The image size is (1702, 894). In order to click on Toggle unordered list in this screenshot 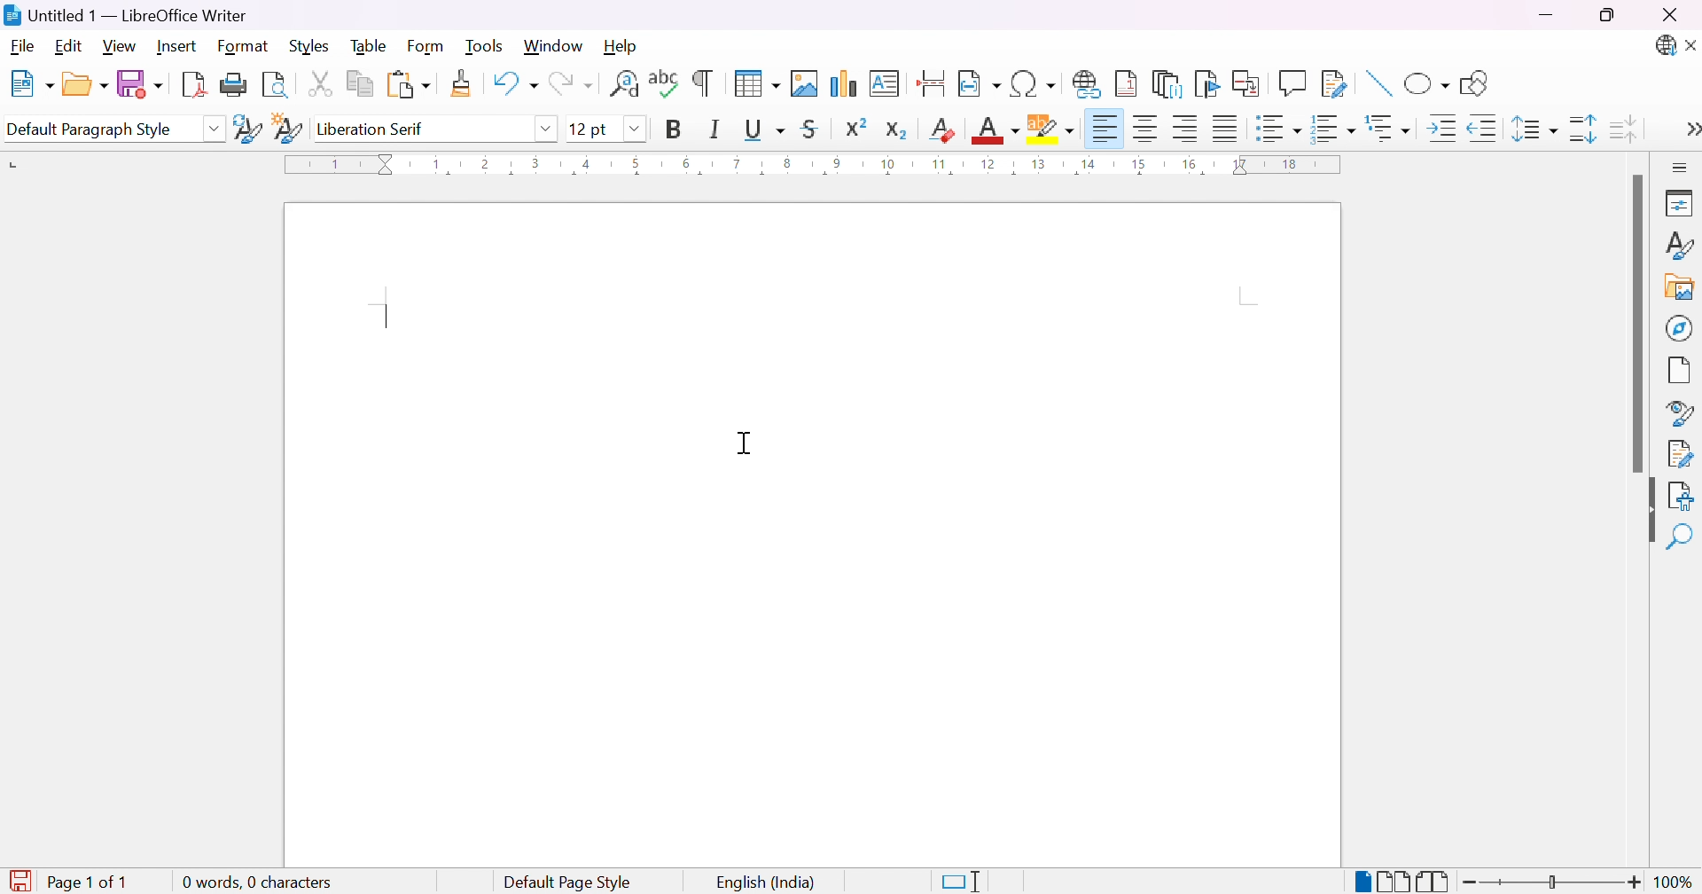, I will do `click(1280, 131)`.